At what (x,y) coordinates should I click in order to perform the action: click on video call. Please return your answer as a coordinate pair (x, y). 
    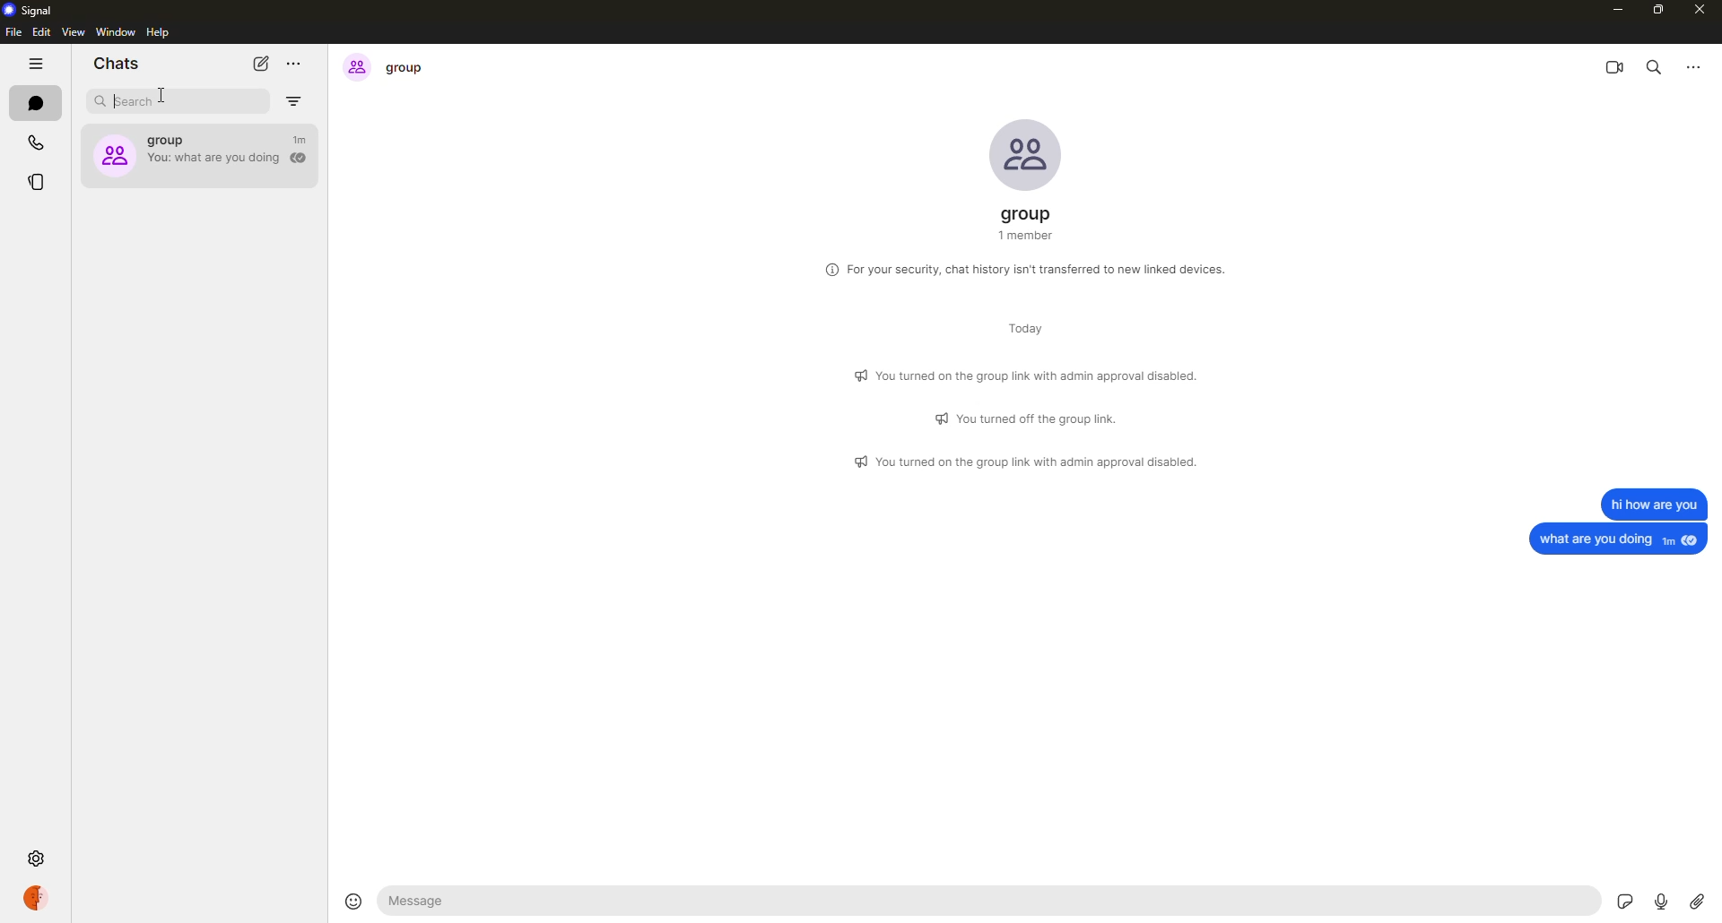
    Looking at the image, I should click on (1615, 65).